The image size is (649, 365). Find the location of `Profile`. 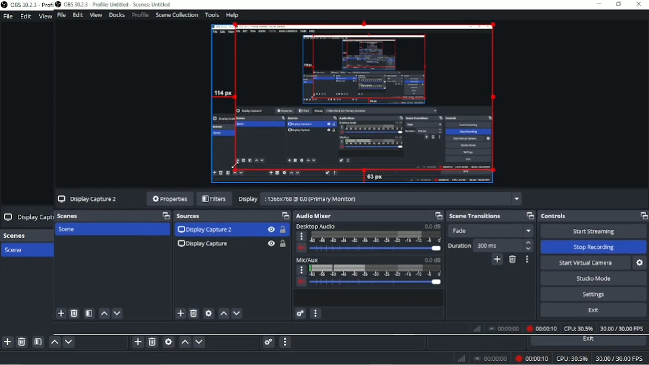

Profile is located at coordinates (142, 15).